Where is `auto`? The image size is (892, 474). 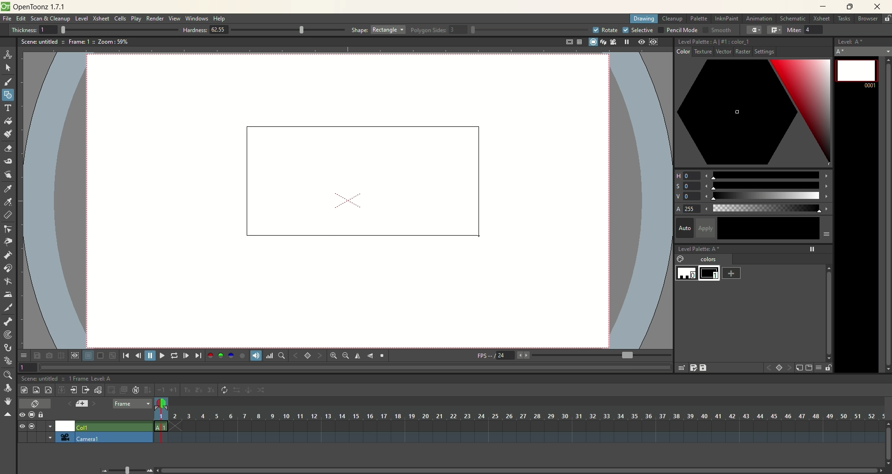 auto is located at coordinates (684, 227).